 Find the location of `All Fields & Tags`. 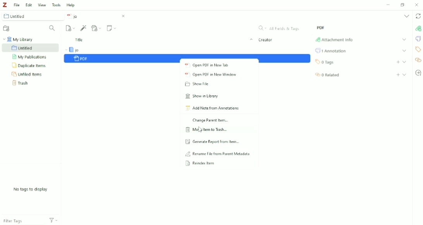

All Fields & Tags is located at coordinates (280, 27).